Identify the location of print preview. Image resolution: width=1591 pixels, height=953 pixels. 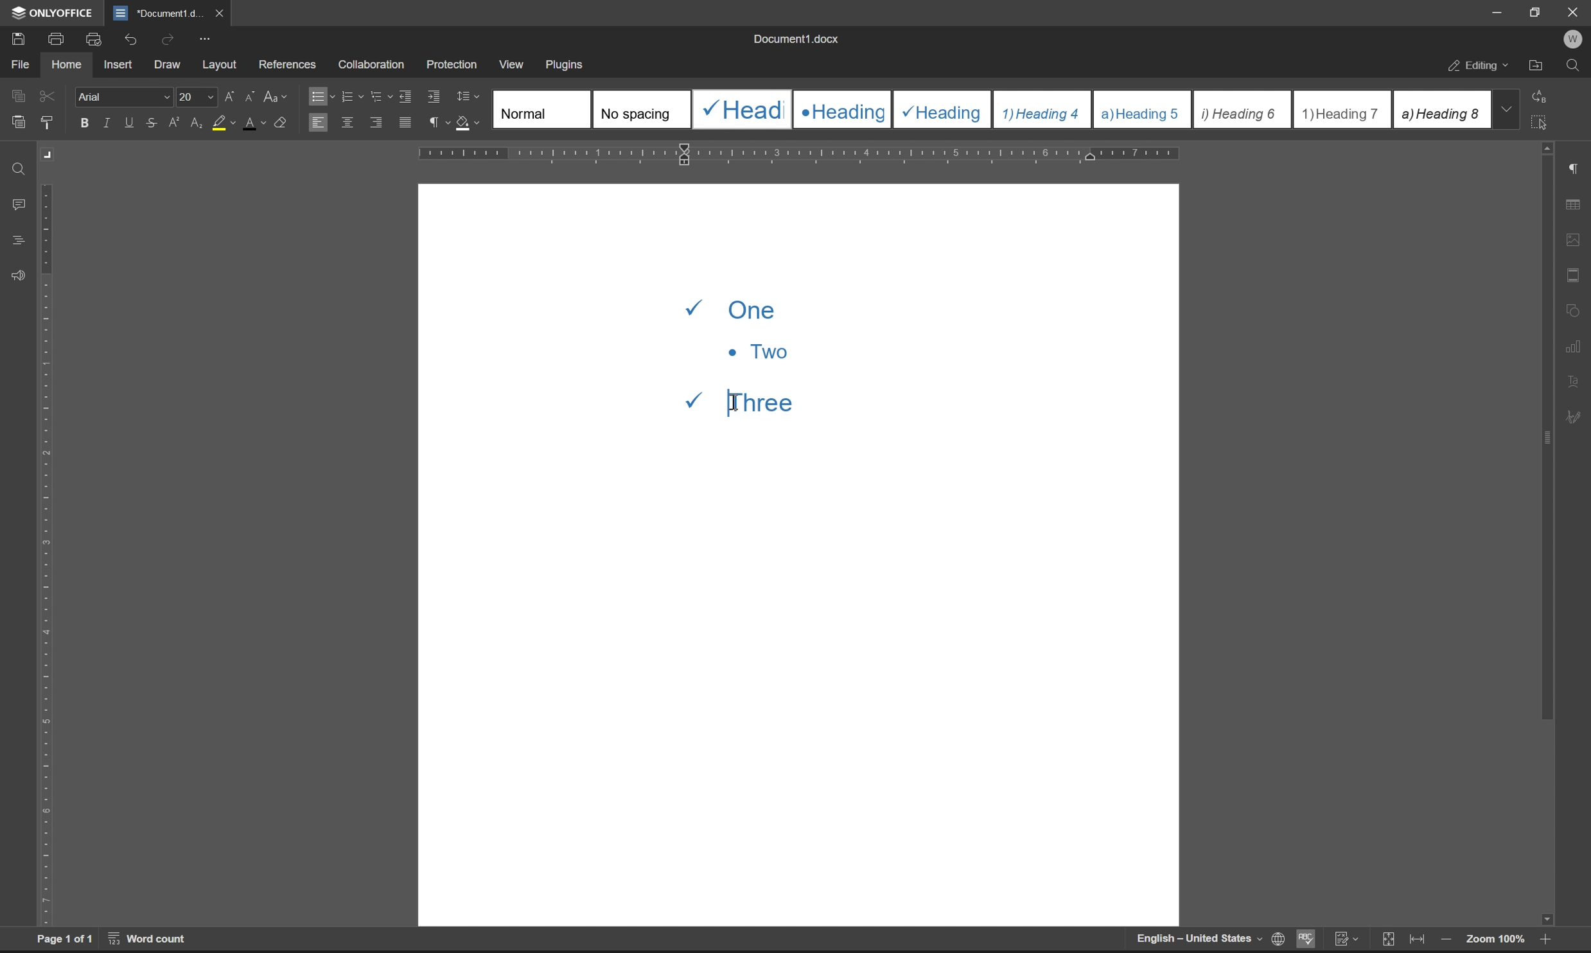
(96, 39).